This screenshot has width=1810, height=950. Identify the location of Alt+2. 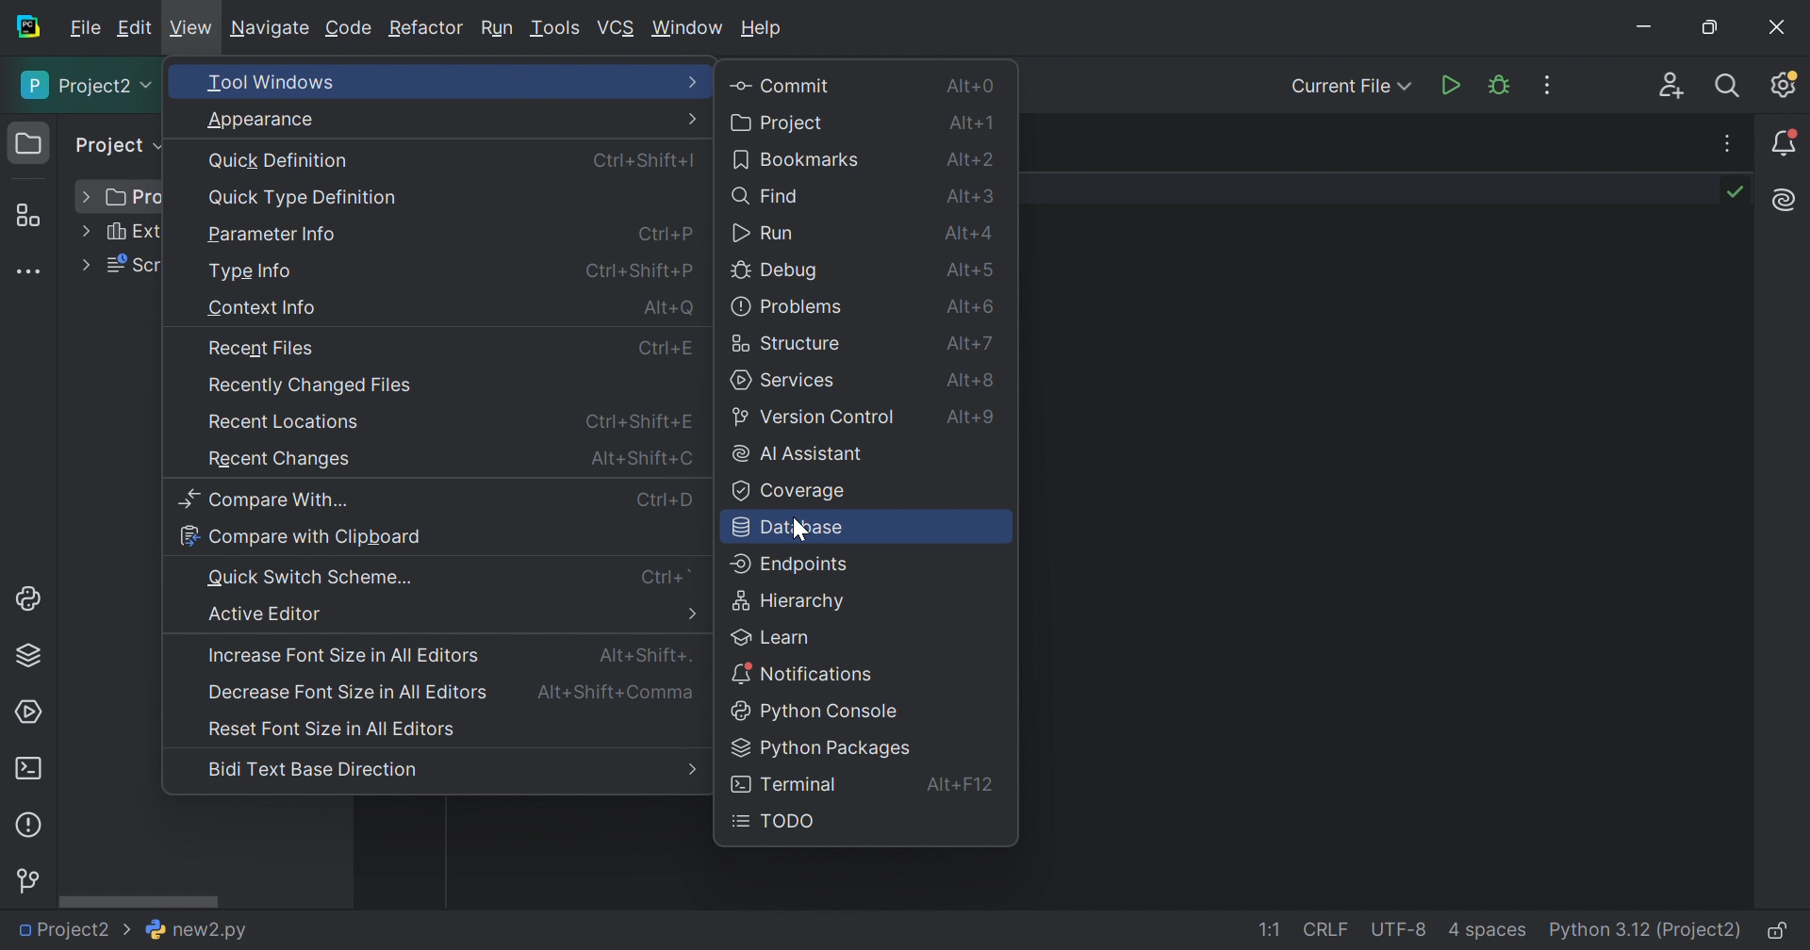
(972, 160).